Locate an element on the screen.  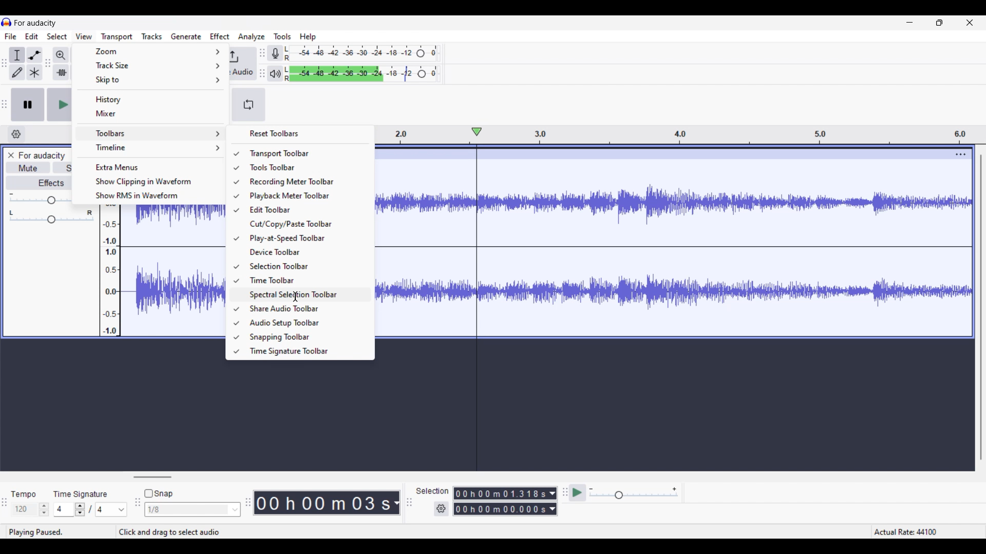
Show in smaller tab is located at coordinates (939, 23).